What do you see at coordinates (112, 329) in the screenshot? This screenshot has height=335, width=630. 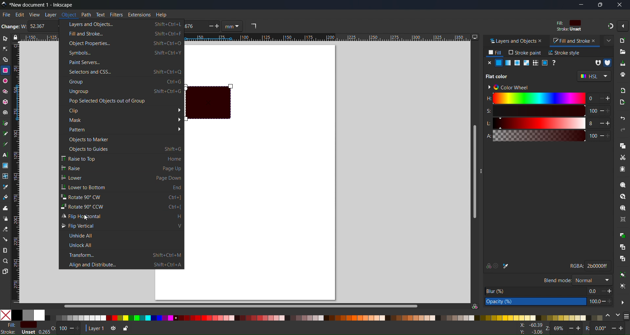 I see `Toggle current layer visibility` at bounding box center [112, 329].